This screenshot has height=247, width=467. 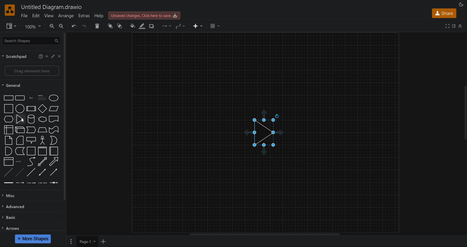 What do you see at coordinates (445, 13) in the screenshot?
I see `Share` at bounding box center [445, 13].